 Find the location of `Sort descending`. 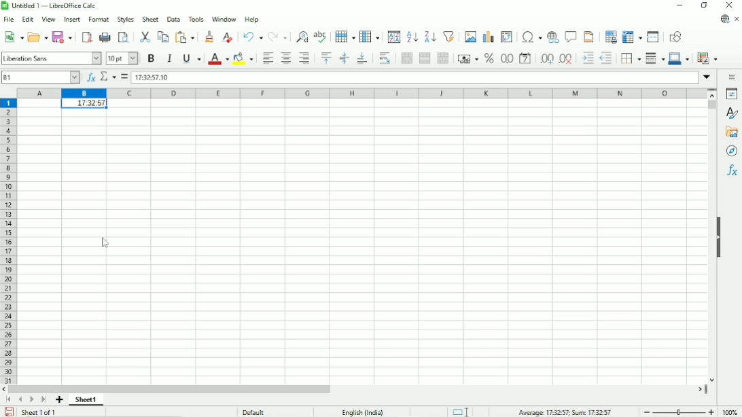

Sort descending is located at coordinates (429, 35).